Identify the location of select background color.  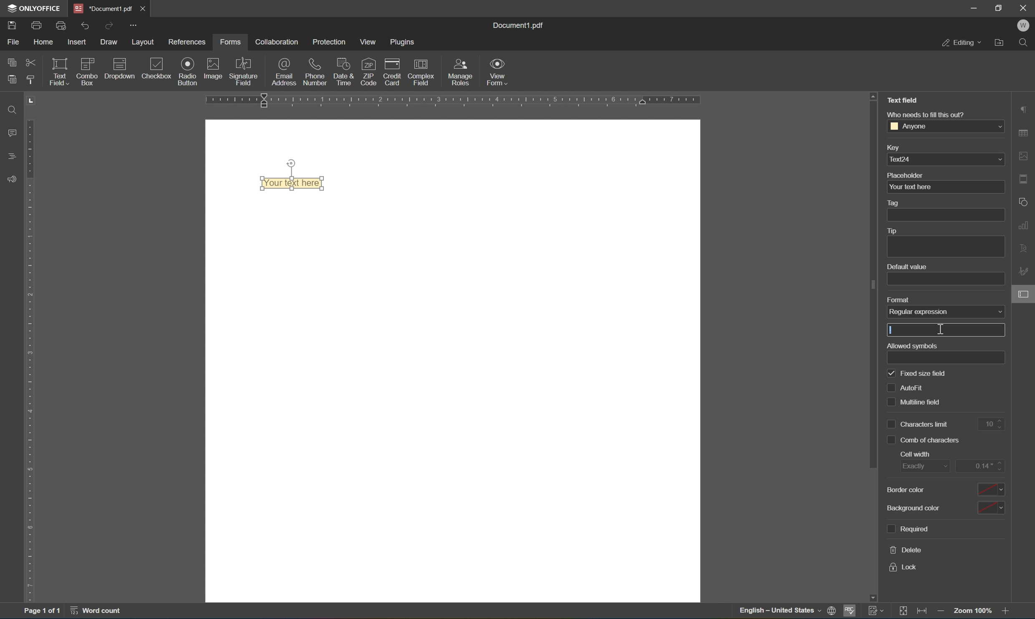
(990, 508).